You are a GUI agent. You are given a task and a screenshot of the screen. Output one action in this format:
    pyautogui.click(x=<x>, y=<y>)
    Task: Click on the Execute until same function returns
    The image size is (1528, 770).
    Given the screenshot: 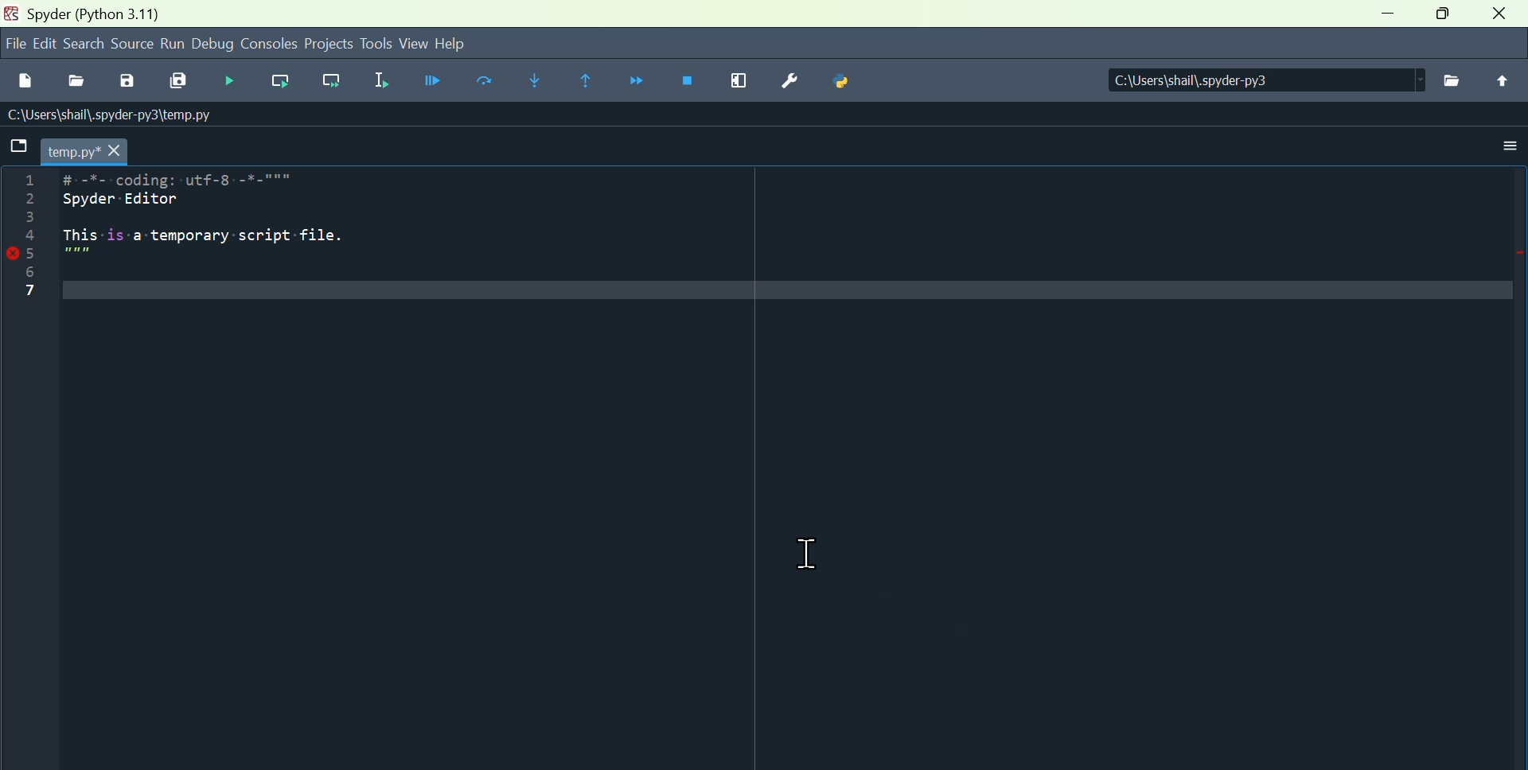 What is the action you would take?
    pyautogui.click(x=583, y=79)
    